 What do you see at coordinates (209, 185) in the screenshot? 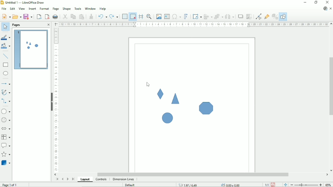
I see `Cursor position` at bounding box center [209, 185].